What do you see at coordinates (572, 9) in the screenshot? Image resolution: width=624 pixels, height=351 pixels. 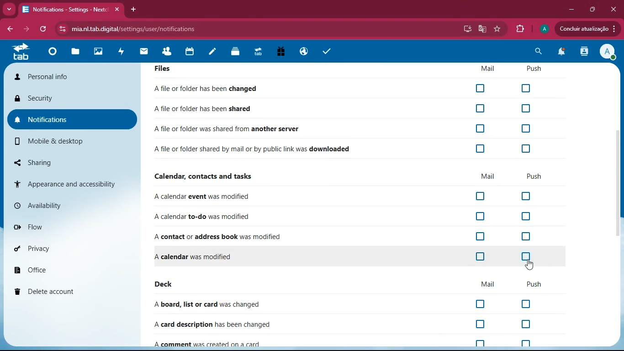 I see `minimize` at bounding box center [572, 9].